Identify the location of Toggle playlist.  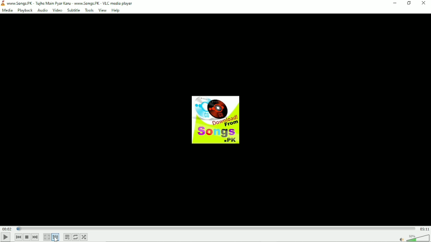
(67, 237).